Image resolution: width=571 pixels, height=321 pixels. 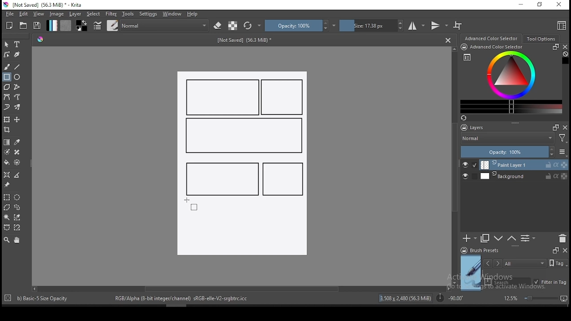 What do you see at coordinates (535, 298) in the screenshot?
I see `zoom level` at bounding box center [535, 298].